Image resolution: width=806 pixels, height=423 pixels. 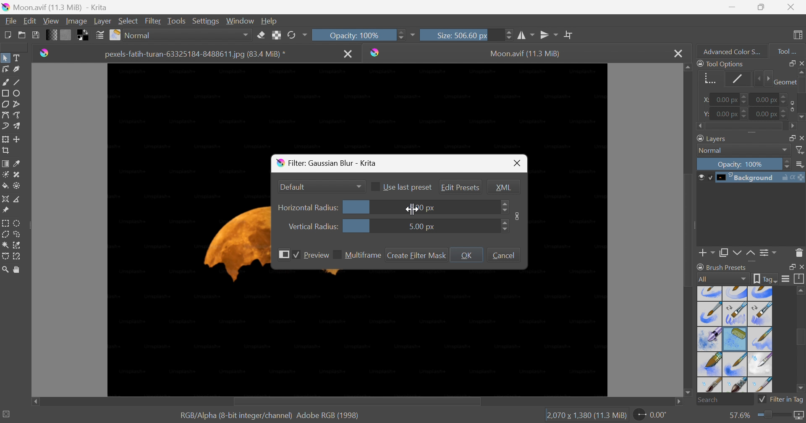 I want to click on Filter in Tag, so click(x=781, y=401).